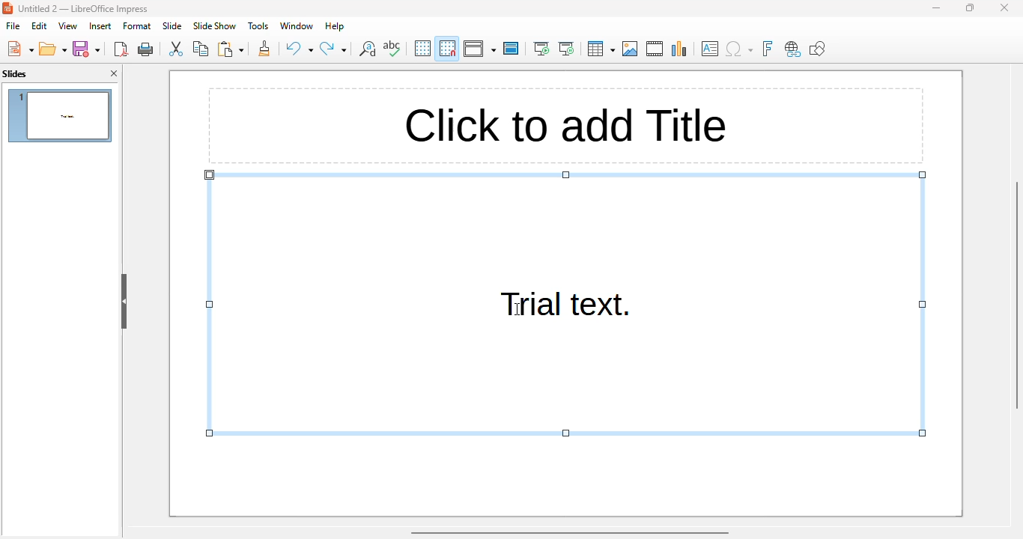 Image resolution: width=1023 pixels, height=539 pixels. What do you see at coordinates (768, 49) in the screenshot?
I see `insert fontwork text` at bounding box center [768, 49].